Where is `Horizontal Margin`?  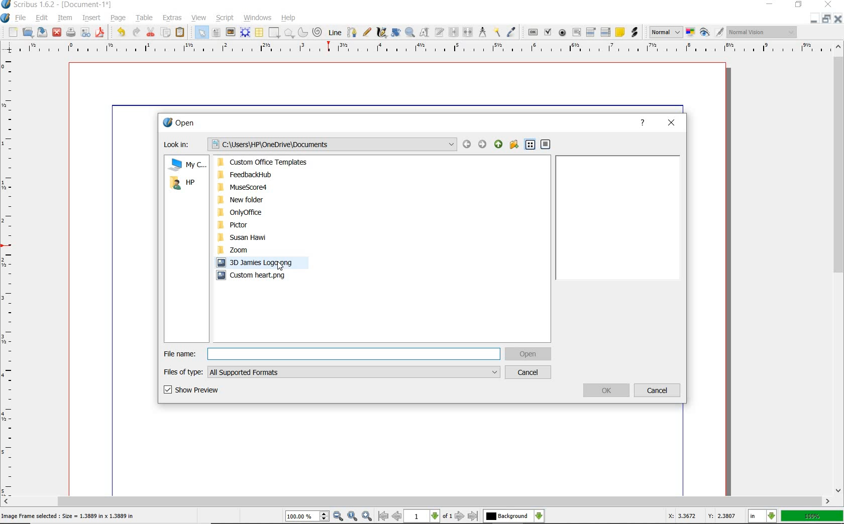
Horizontal Margin is located at coordinates (423, 48).